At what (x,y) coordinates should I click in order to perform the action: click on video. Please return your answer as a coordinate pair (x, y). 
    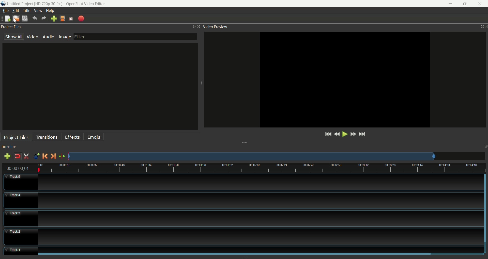
    Looking at the image, I should click on (33, 37).